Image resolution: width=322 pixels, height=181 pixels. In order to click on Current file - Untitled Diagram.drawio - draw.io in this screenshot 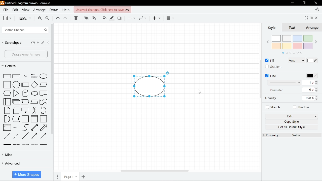, I will do `click(27, 3)`.